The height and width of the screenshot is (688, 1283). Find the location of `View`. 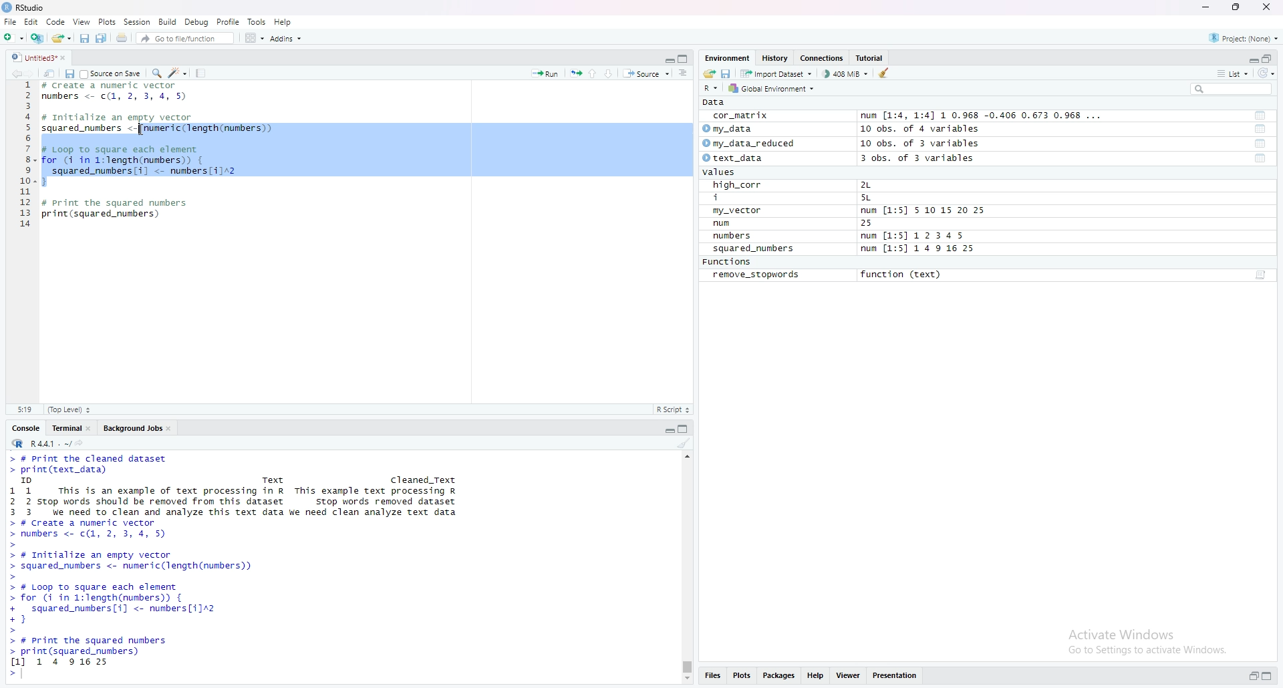

View is located at coordinates (82, 21).